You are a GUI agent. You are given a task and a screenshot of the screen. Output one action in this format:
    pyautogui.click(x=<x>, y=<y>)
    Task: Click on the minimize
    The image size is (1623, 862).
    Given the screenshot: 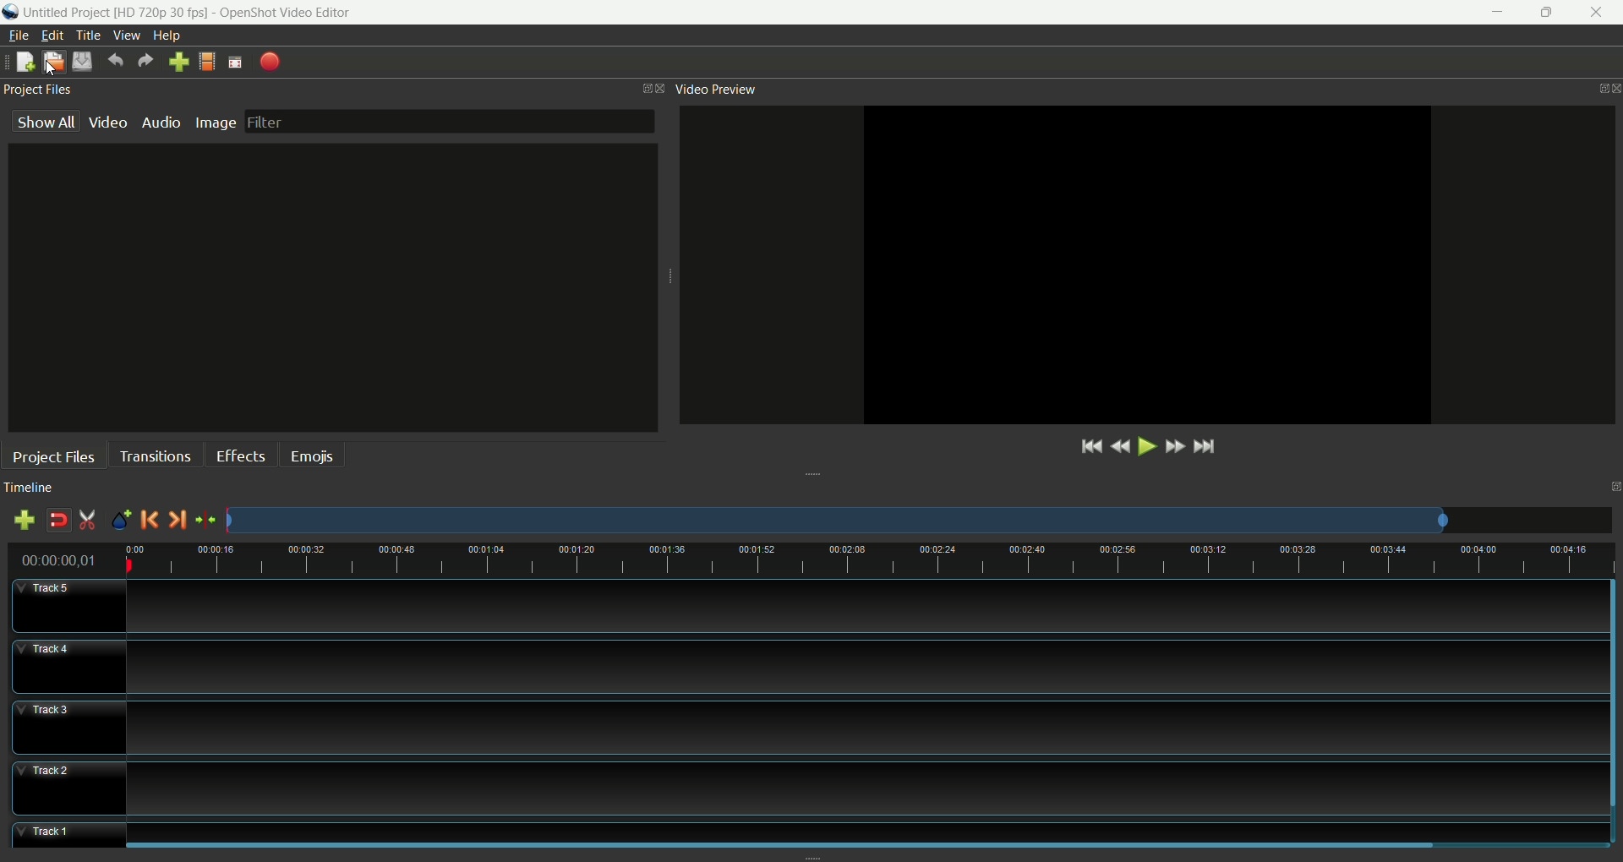 What is the action you would take?
    pyautogui.click(x=1494, y=13)
    